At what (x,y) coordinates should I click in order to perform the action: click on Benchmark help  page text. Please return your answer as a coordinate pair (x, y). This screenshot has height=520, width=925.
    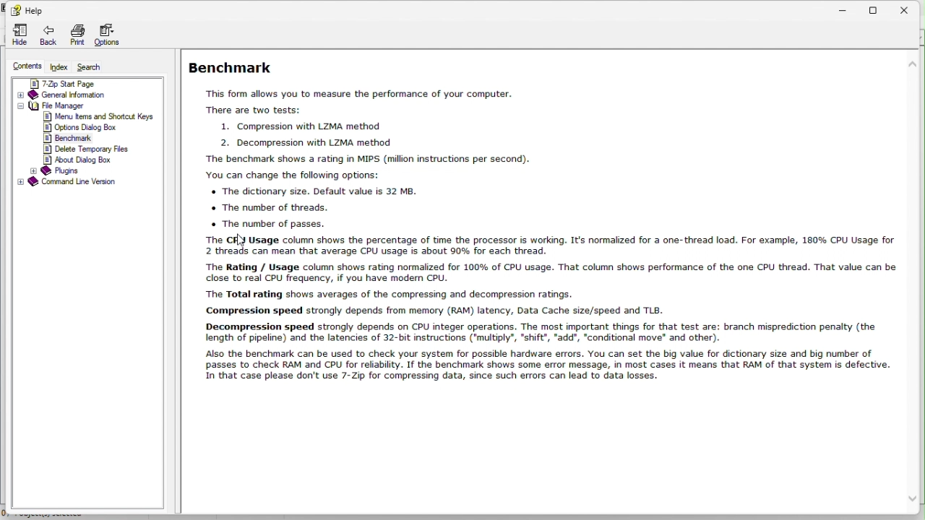
    Looking at the image, I should click on (554, 217).